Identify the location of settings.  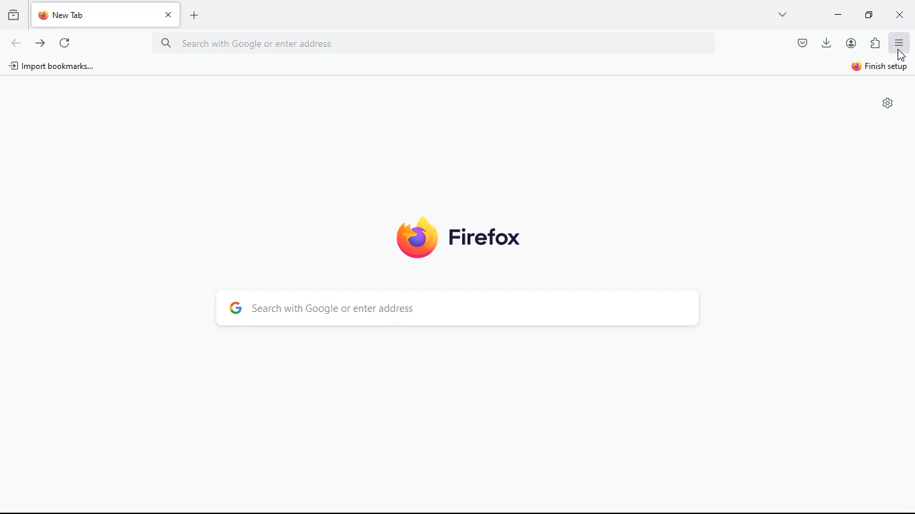
(890, 103).